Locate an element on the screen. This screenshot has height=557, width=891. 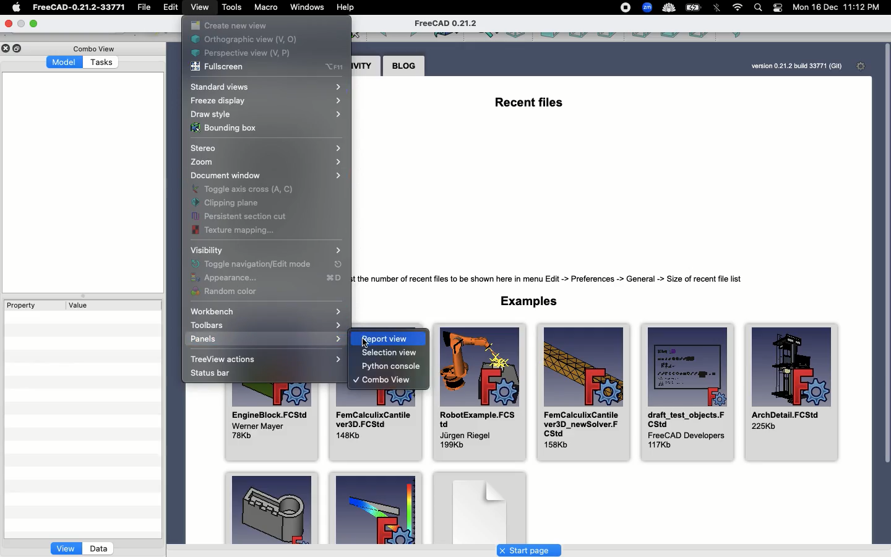
Scroll is located at coordinates (885, 291).